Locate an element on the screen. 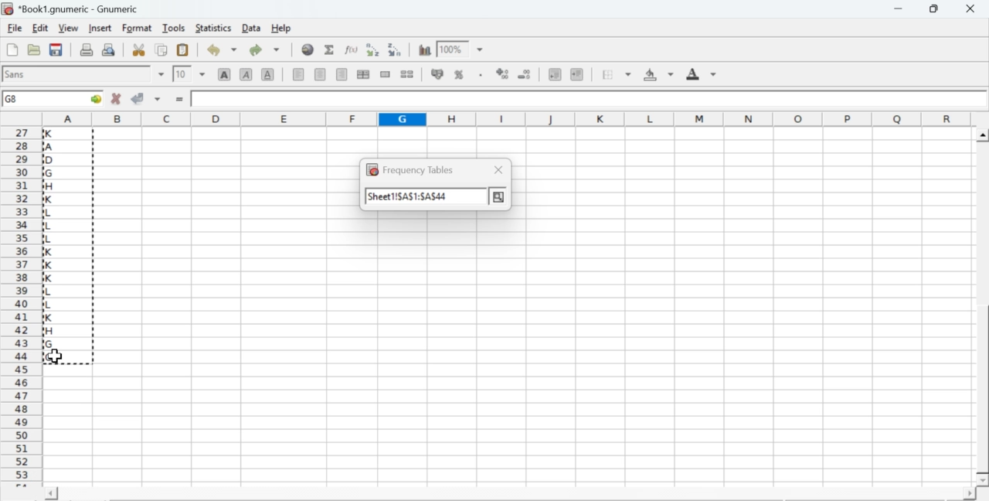  format is located at coordinates (138, 28).